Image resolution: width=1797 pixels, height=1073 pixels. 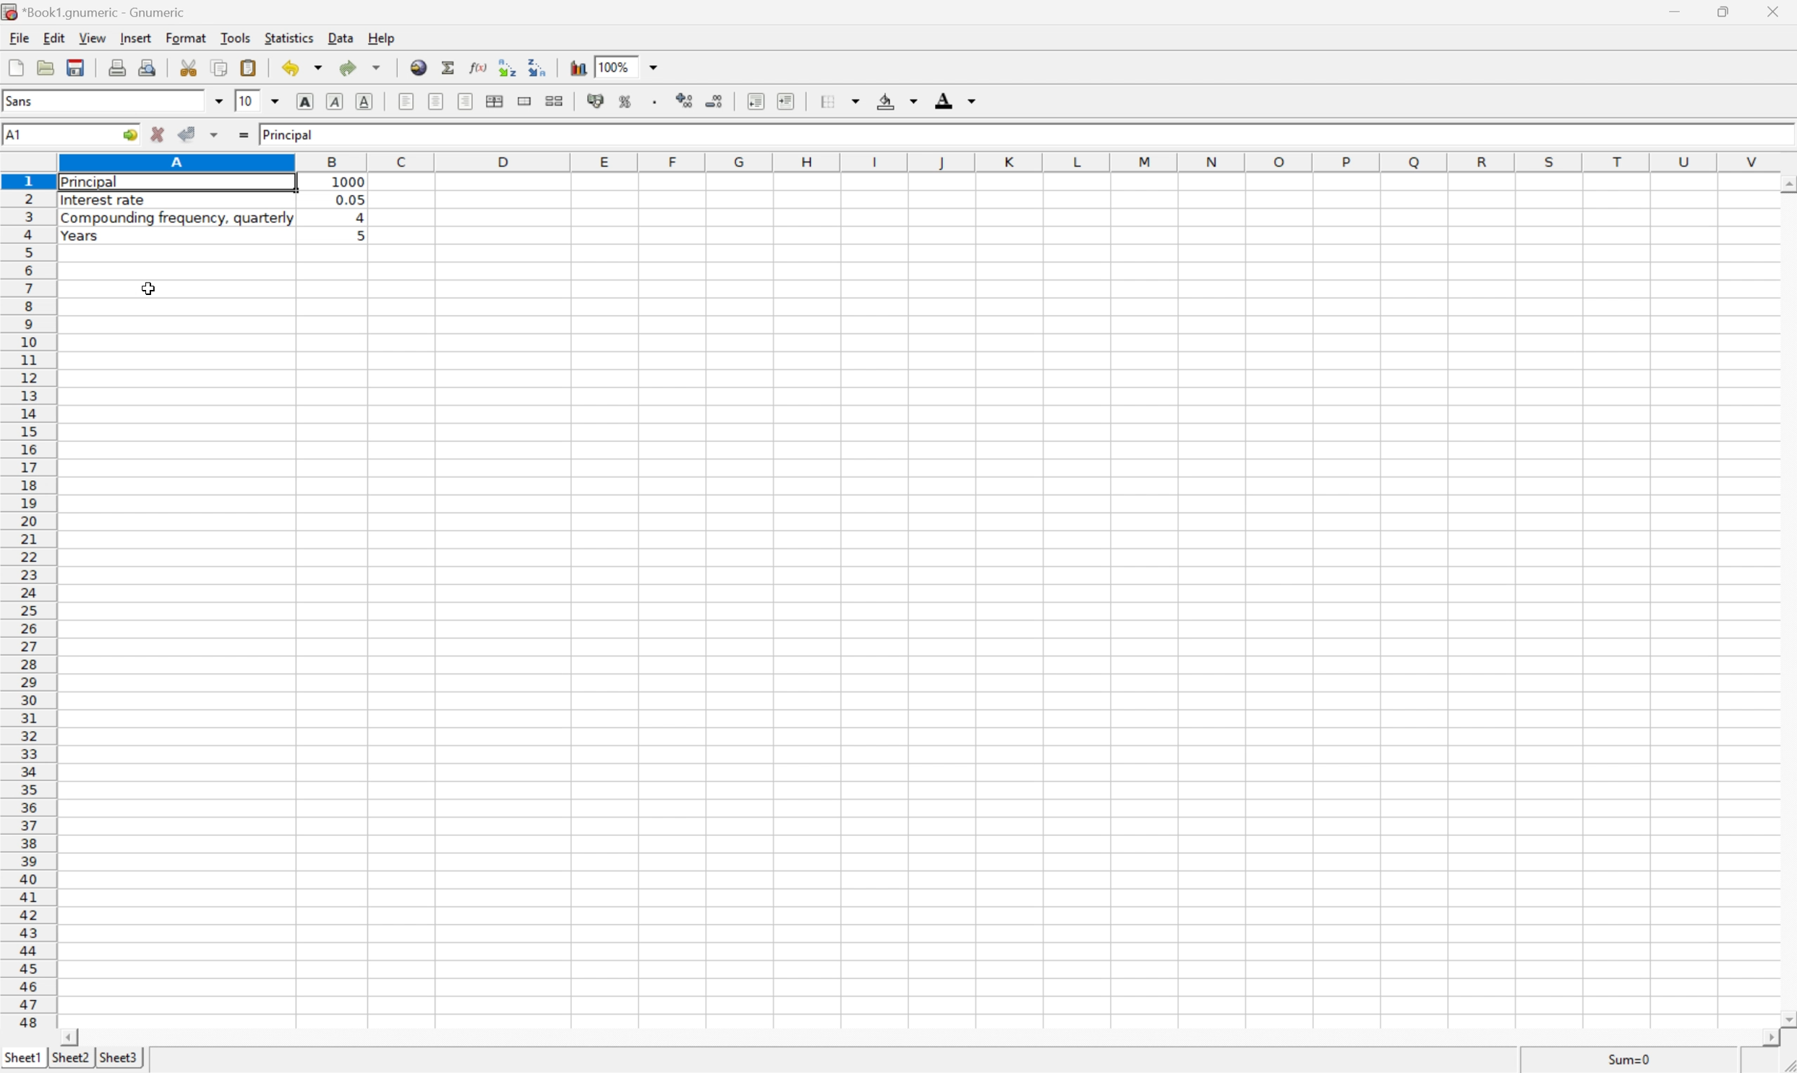 What do you see at coordinates (90, 37) in the screenshot?
I see `view` at bounding box center [90, 37].